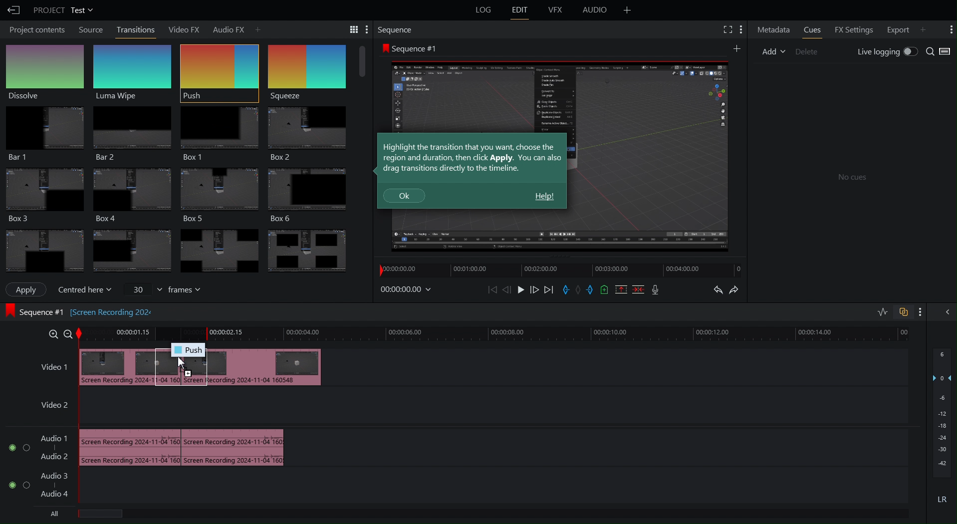 This screenshot has height=524, width=957. Describe the element at coordinates (741, 289) in the screenshot. I see `Redo` at that location.